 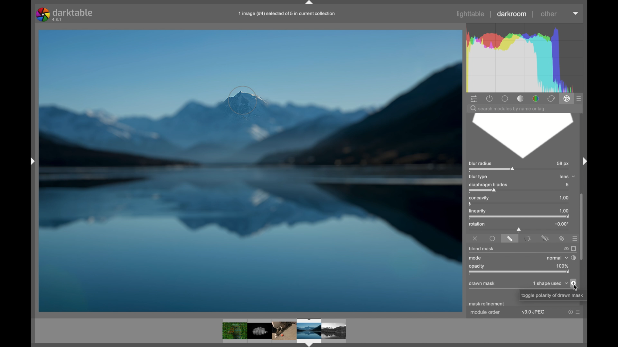 I want to click on more options, so click(x=577, y=313).